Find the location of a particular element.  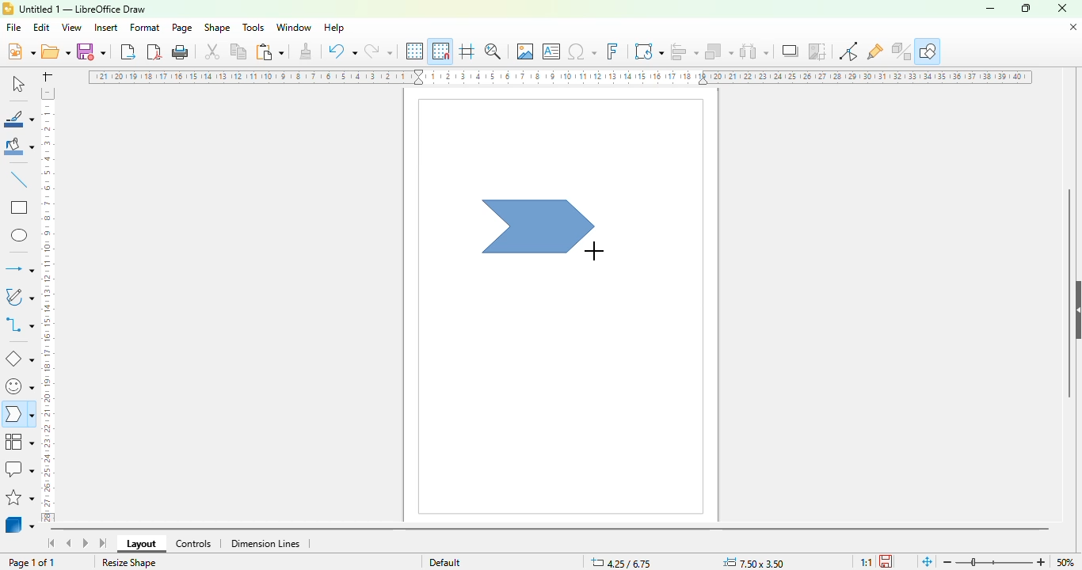

new is located at coordinates (21, 51).